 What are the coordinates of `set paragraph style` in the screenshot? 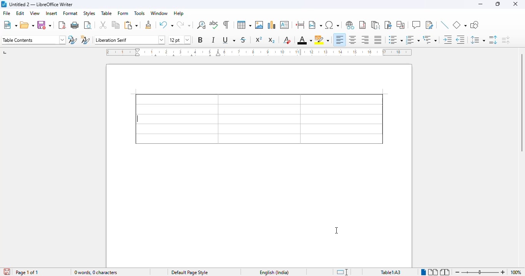 It's located at (33, 40).